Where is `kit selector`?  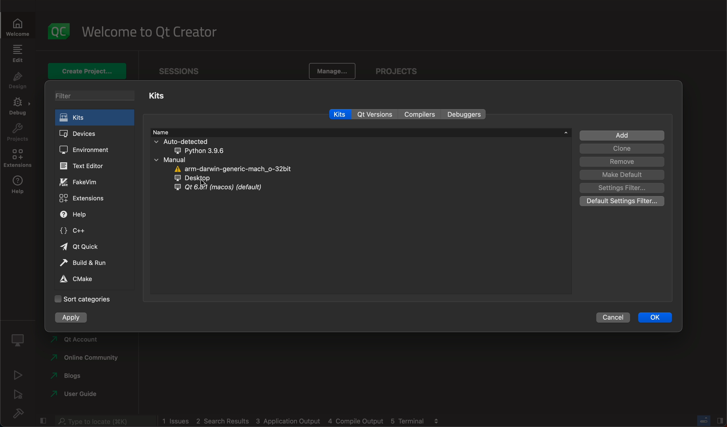
kit selector is located at coordinates (18, 341).